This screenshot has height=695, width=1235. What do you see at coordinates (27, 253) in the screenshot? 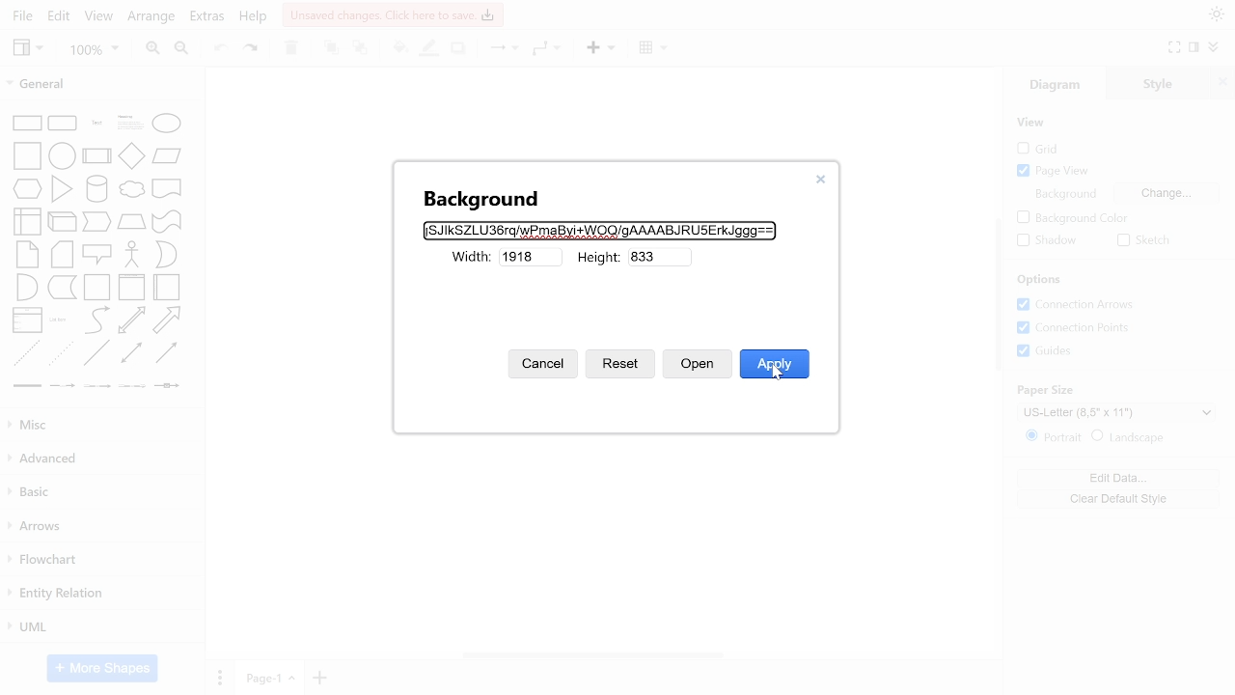
I see `general shapes` at bounding box center [27, 253].